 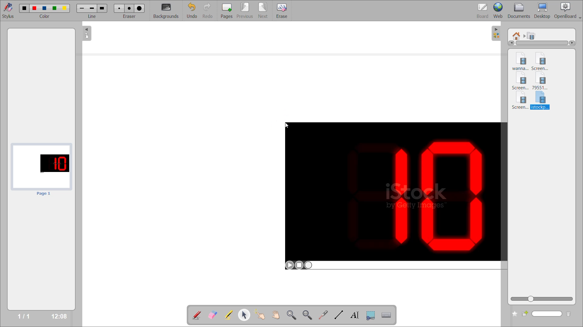 What do you see at coordinates (262, 316) in the screenshot?
I see `interact with items` at bounding box center [262, 316].